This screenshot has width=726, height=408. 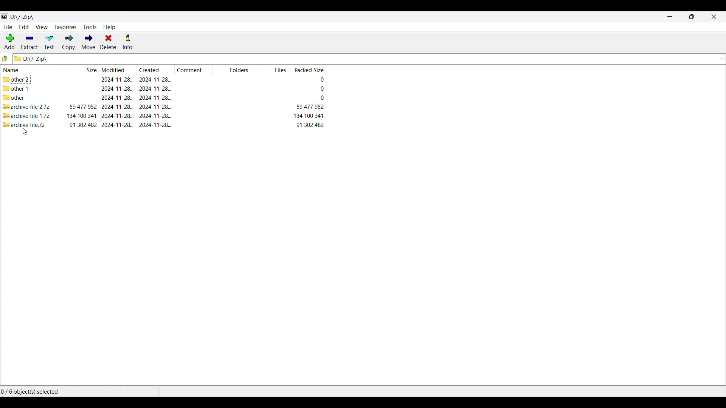 What do you see at coordinates (83, 107) in the screenshot?
I see `size` at bounding box center [83, 107].